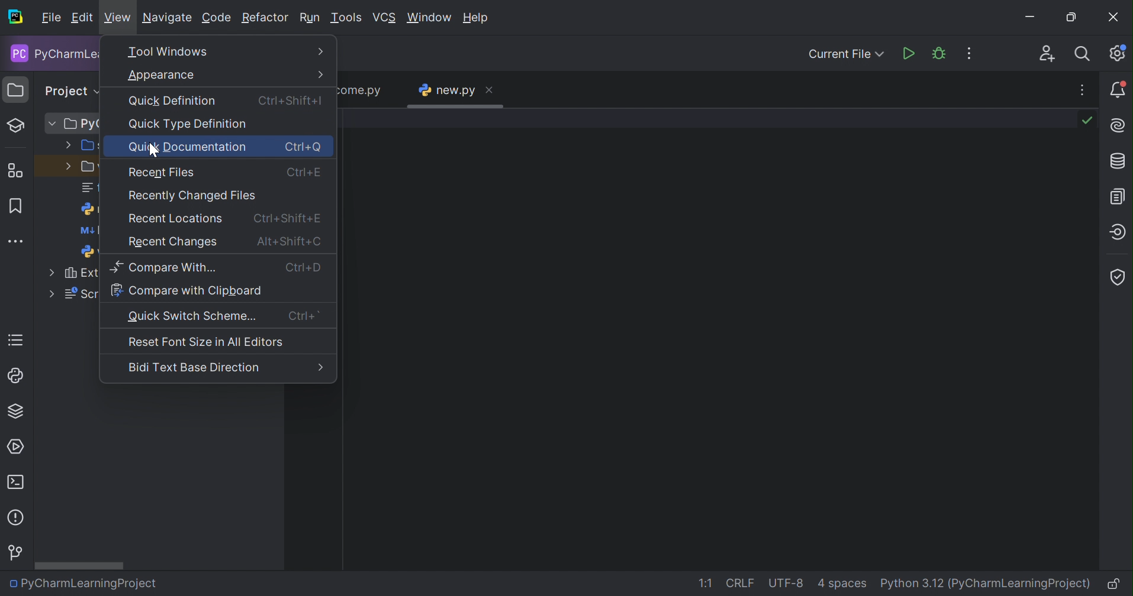 This screenshot has height=596, width=1133. What do you see at coordinates (166, 19) in the screenshot?
I see `Navigate` at bounding box center [166, 19].